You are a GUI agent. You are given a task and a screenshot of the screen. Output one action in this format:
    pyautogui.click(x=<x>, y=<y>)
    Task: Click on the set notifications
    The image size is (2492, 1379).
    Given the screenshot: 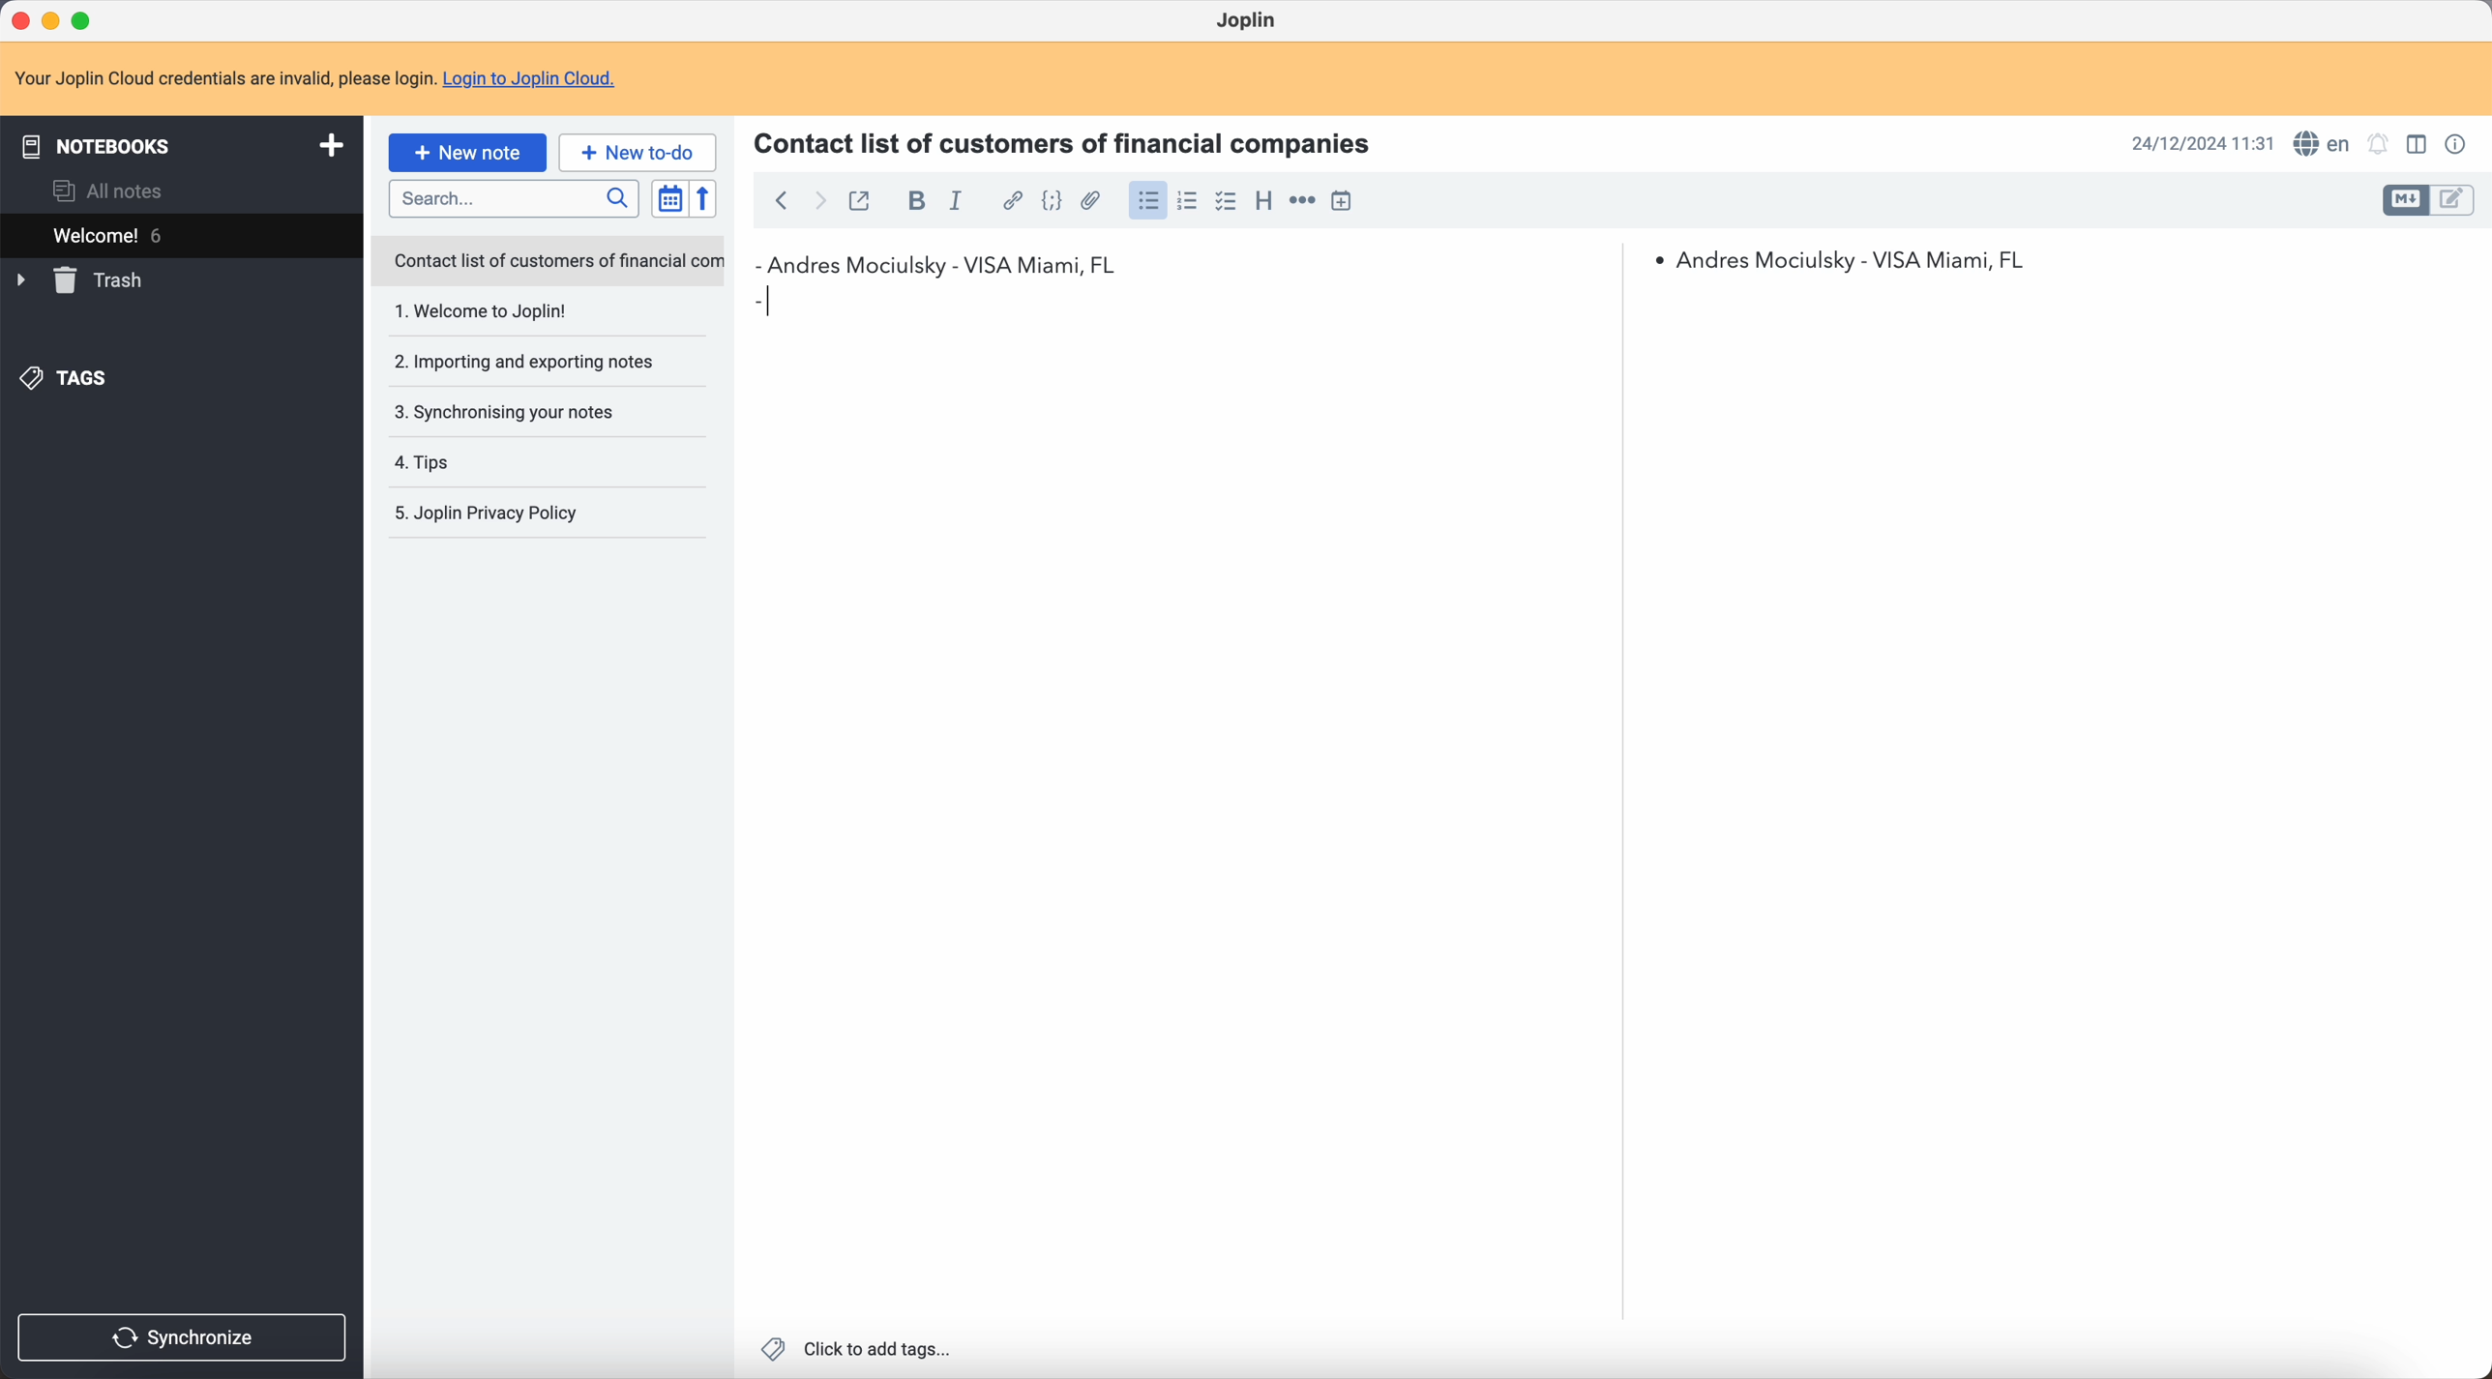 What is the action you would take?
    pyautogui.click(x=2379, y=144)
    